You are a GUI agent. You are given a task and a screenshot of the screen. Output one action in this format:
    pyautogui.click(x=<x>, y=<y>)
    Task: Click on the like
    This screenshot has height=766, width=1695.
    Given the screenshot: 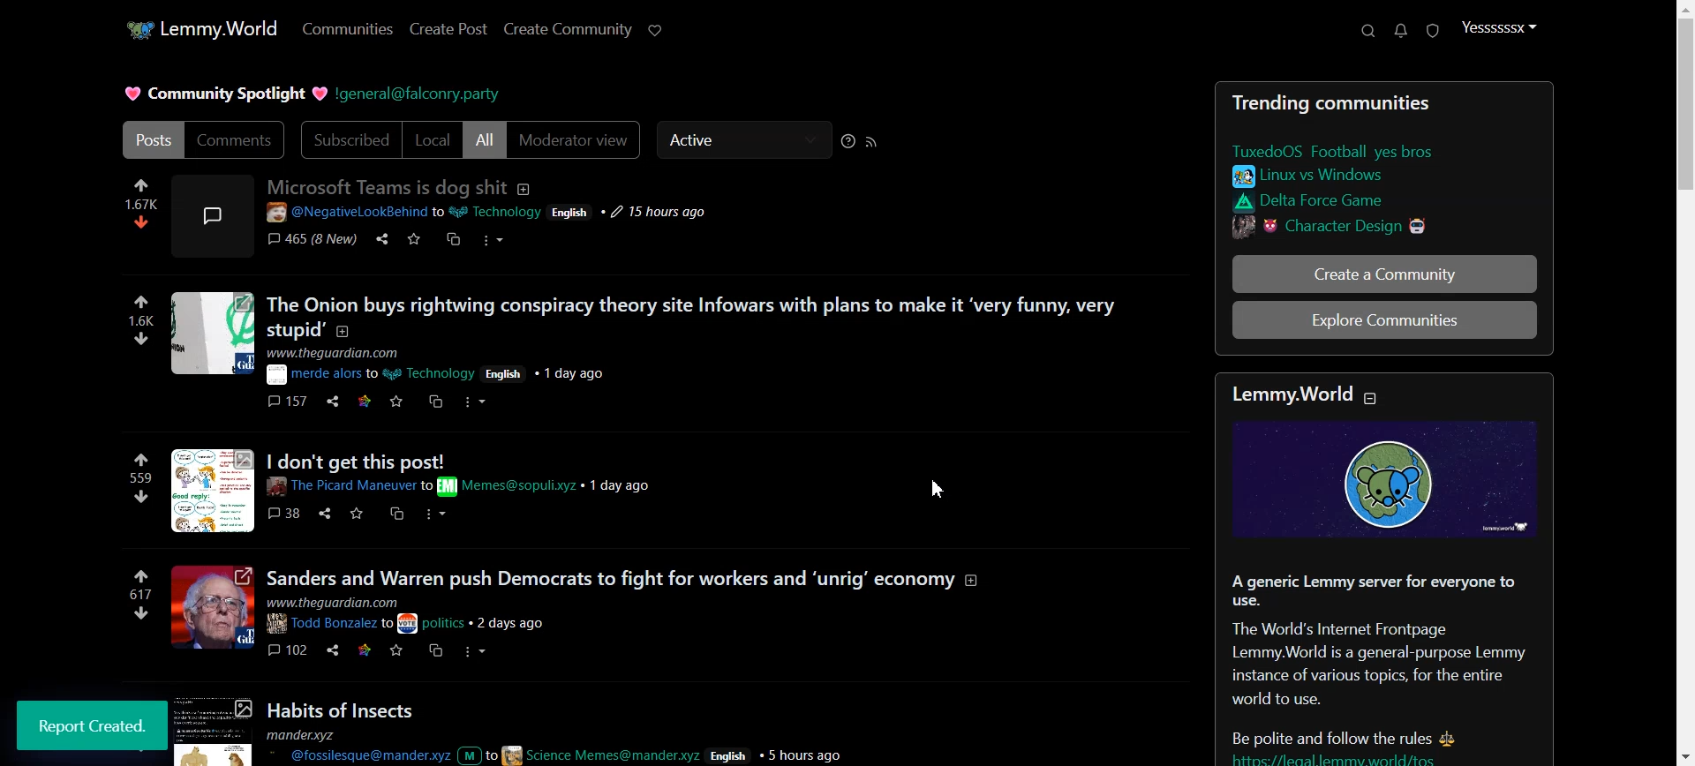 What is the action you would take?
    pyautogui.click(x=141, y=460)
    